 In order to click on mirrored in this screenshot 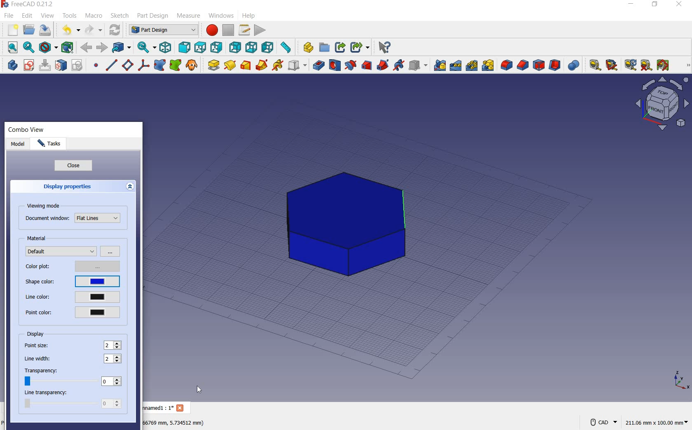, I will do `click(440, 65)`.